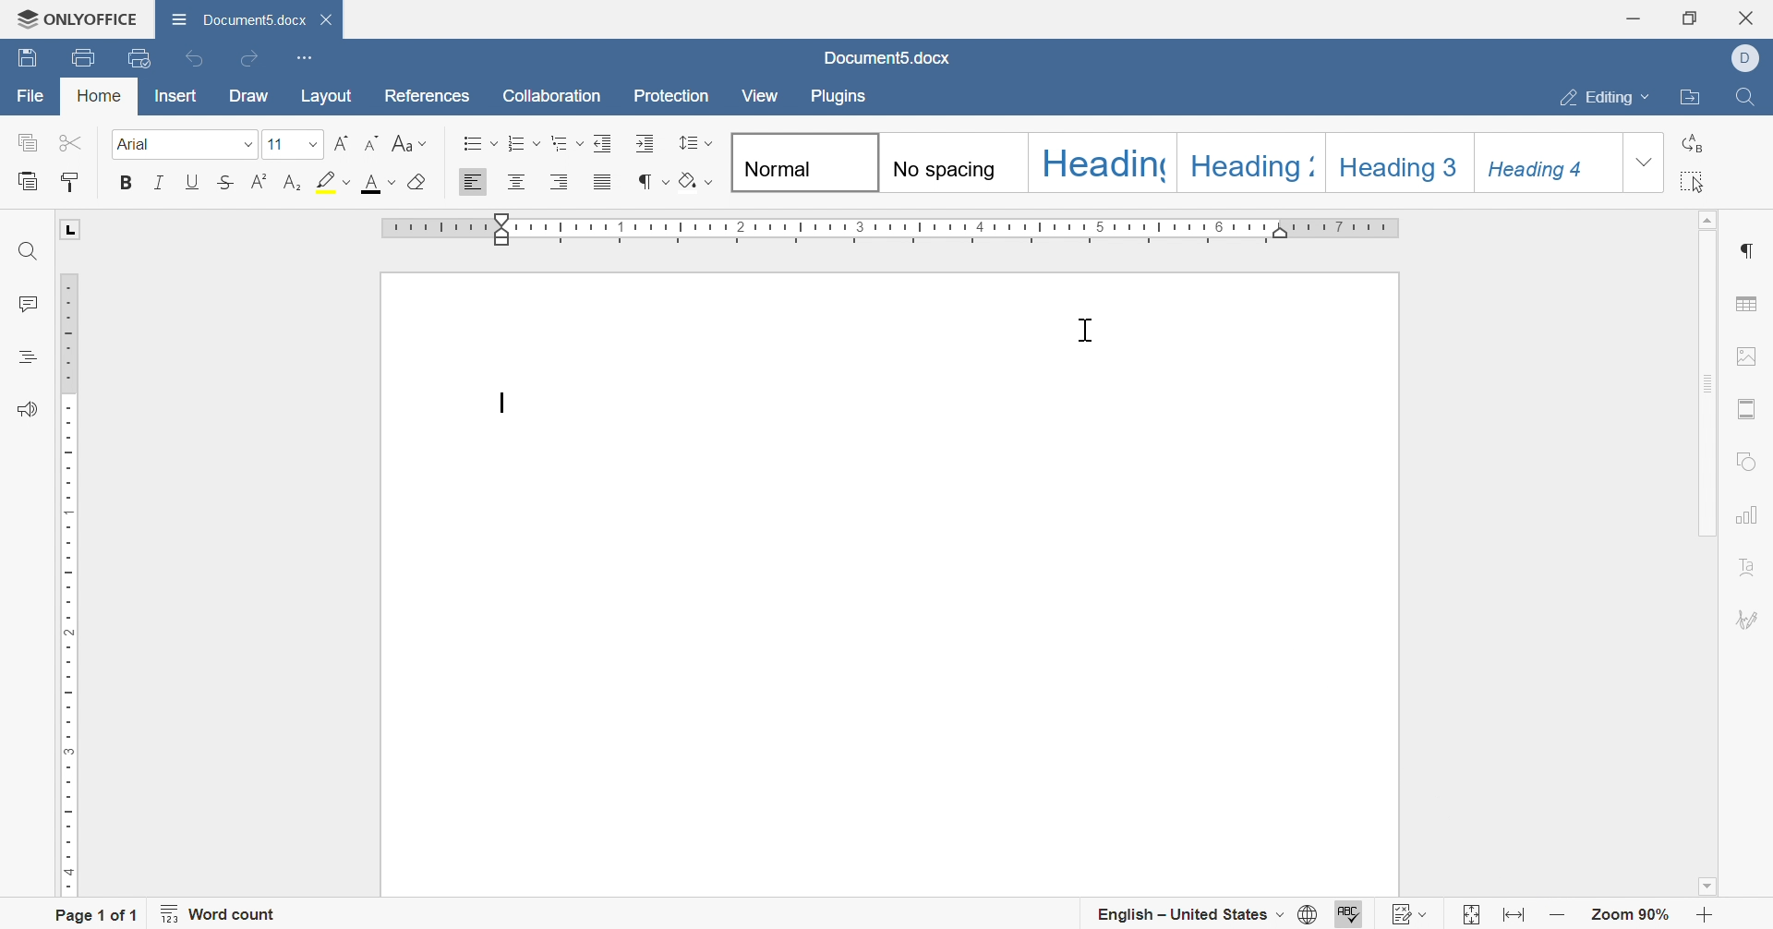 The image size is (1773, 929). What do you see at coordinates (407, 141) in the screenshot?
I see `change case` at bounding box center [407, 141].